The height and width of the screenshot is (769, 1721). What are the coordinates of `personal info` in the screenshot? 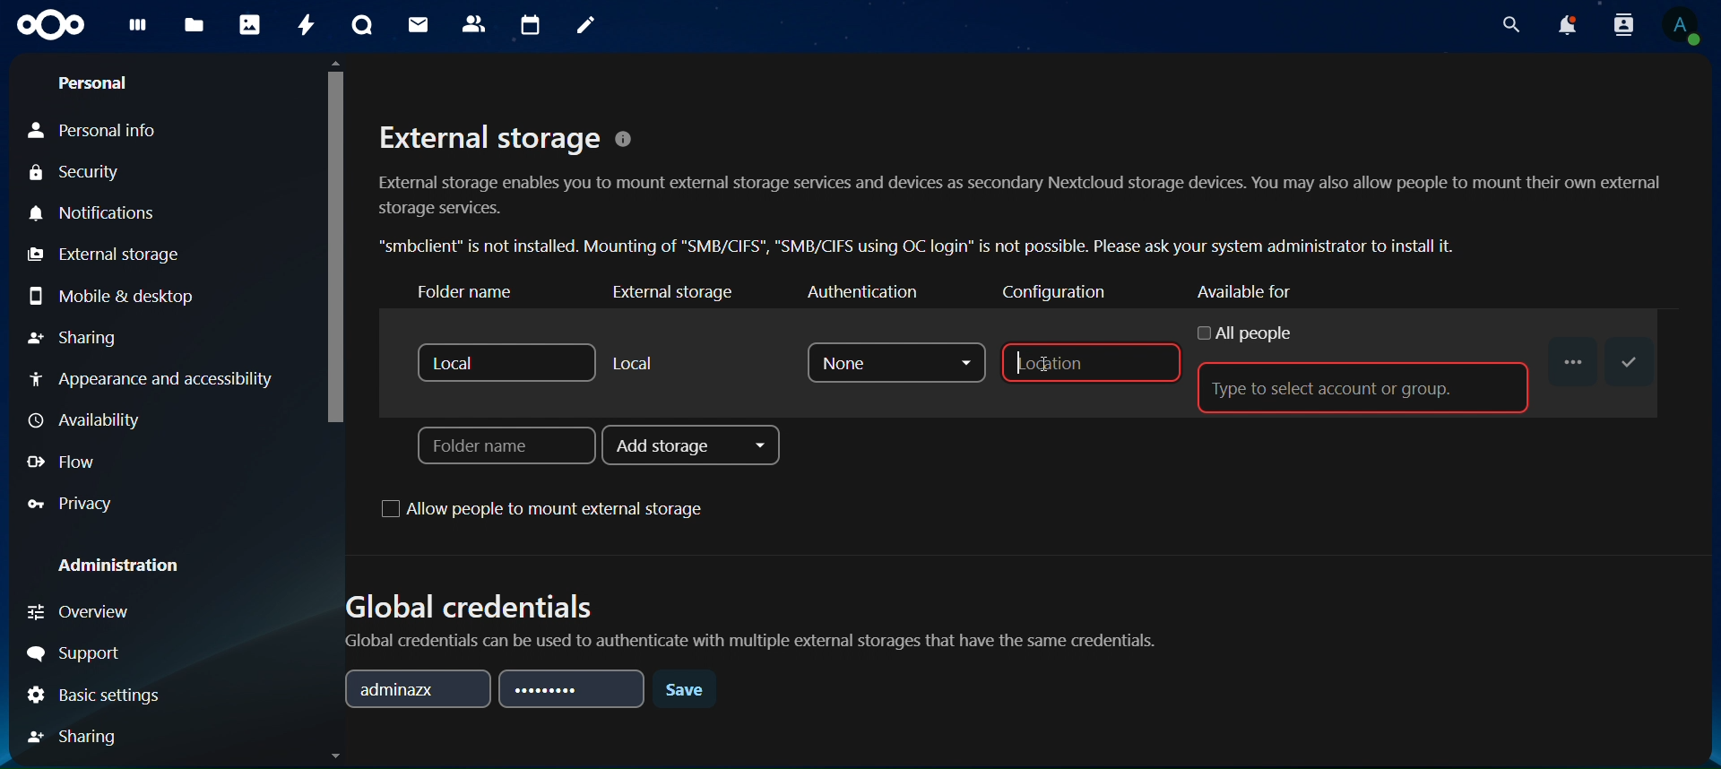 It's located at (99, 126).